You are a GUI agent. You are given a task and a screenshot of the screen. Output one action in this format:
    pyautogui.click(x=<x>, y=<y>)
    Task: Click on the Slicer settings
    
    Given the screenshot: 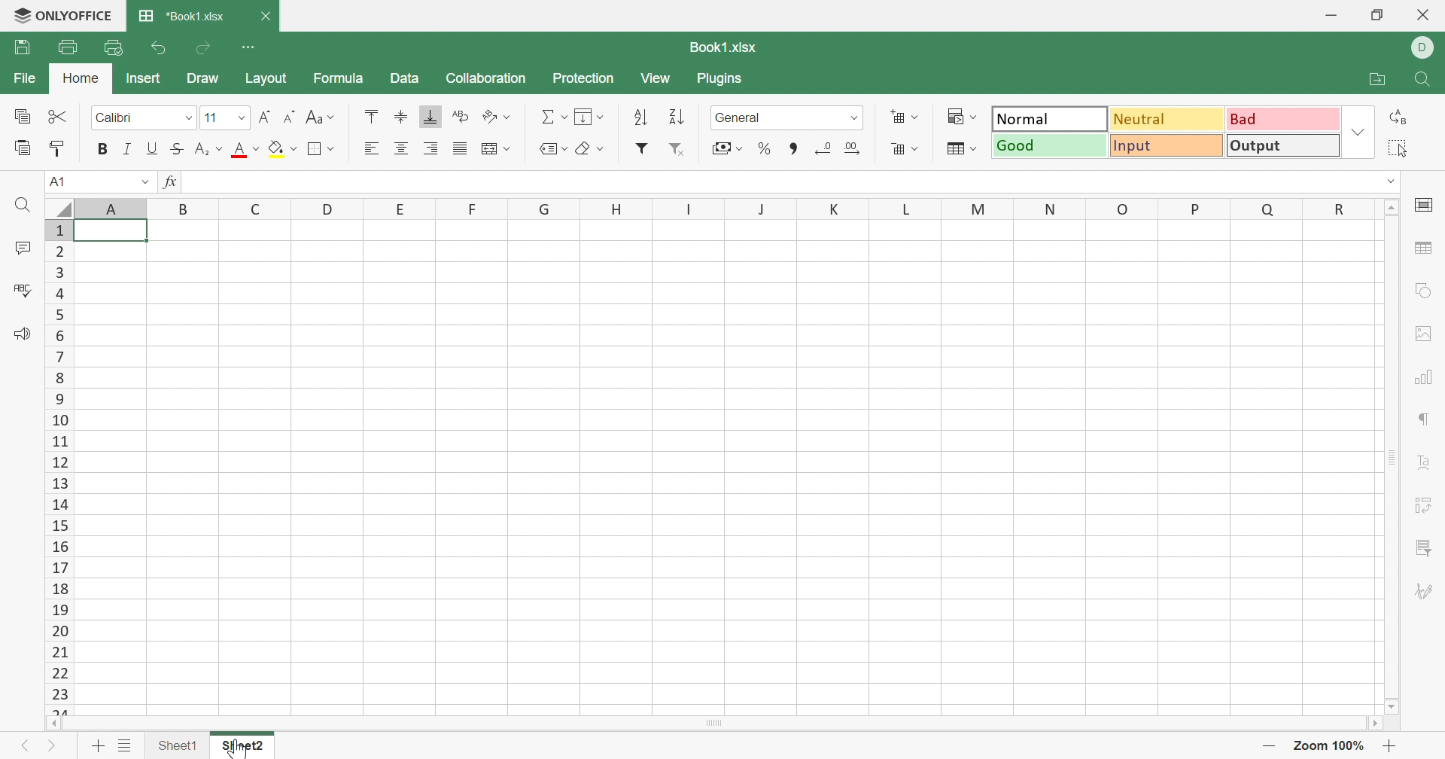 What is the action you would take?
    pyautogui.click(x=1422, y=547)
    